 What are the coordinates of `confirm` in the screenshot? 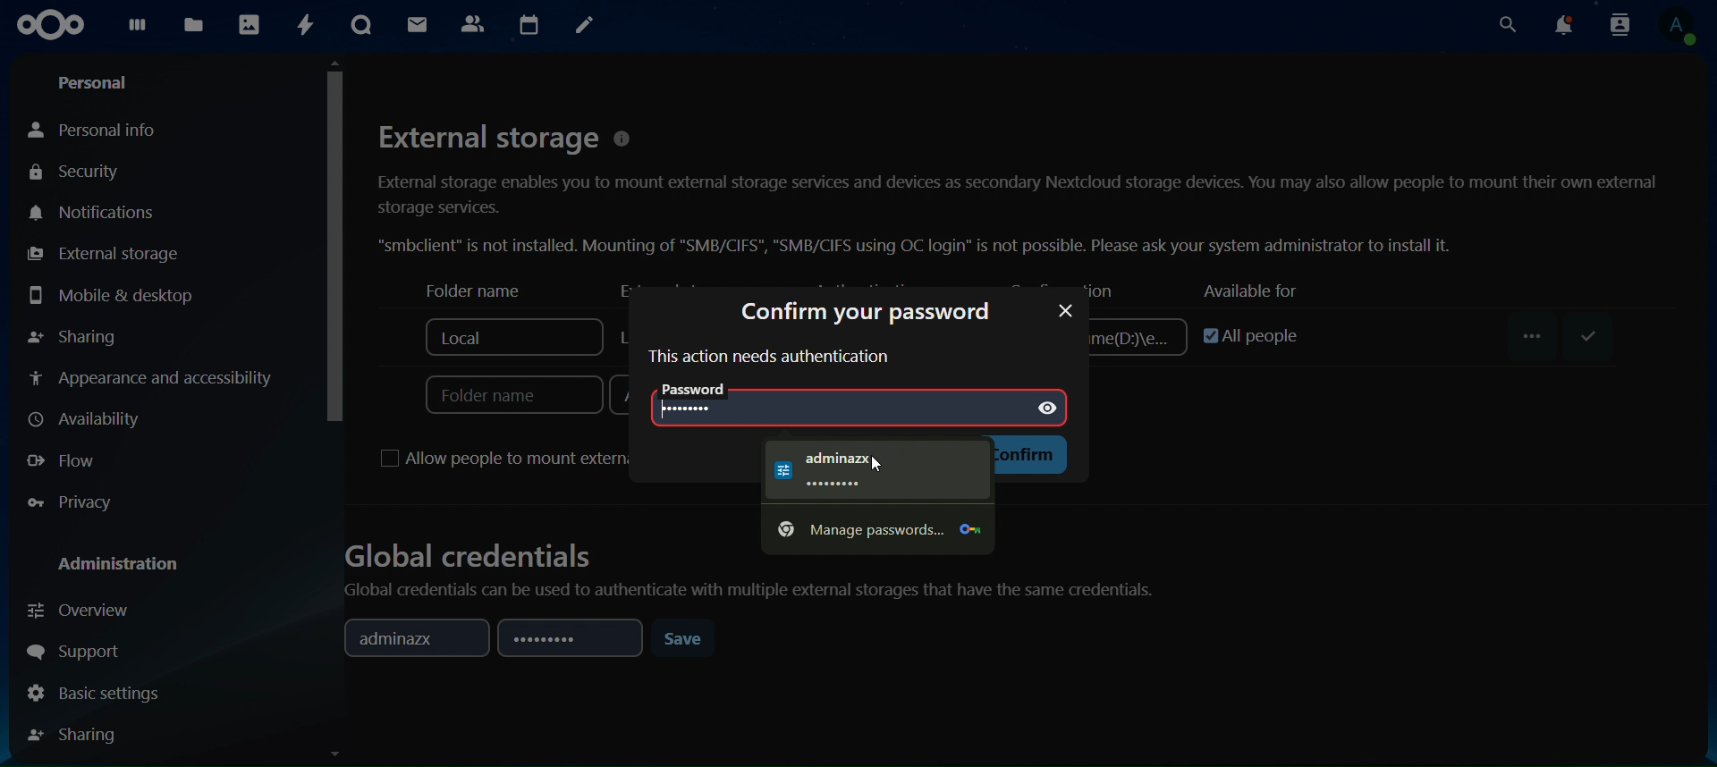 It's located at (2216, 987).